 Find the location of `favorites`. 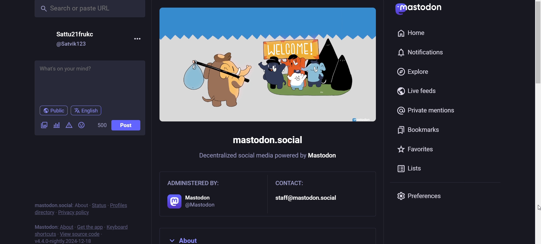

favorites is located at coordinates (415, 150).